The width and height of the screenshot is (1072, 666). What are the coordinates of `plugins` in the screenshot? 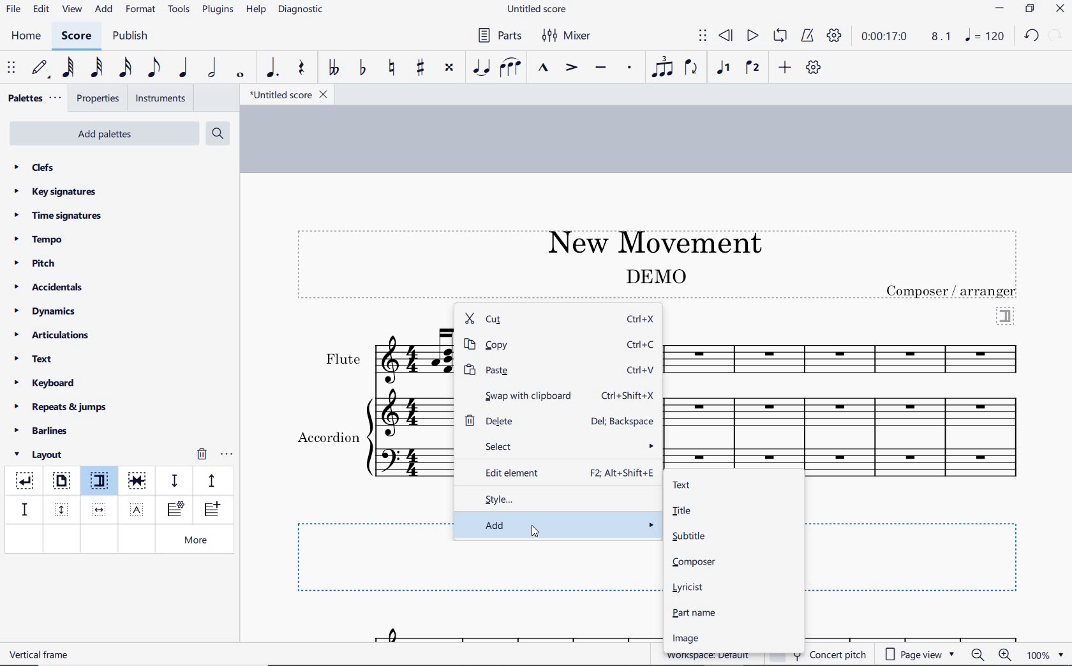 It's located at (218, 10).